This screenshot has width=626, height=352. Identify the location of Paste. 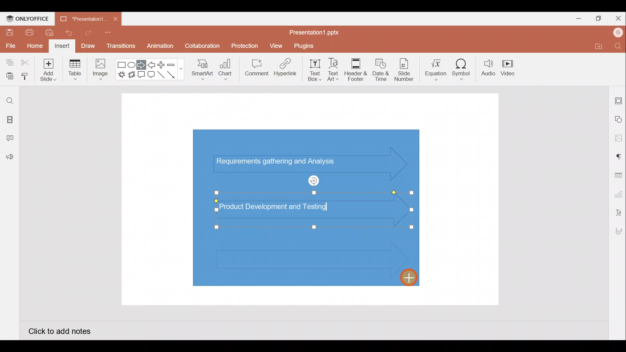
(8, 77).